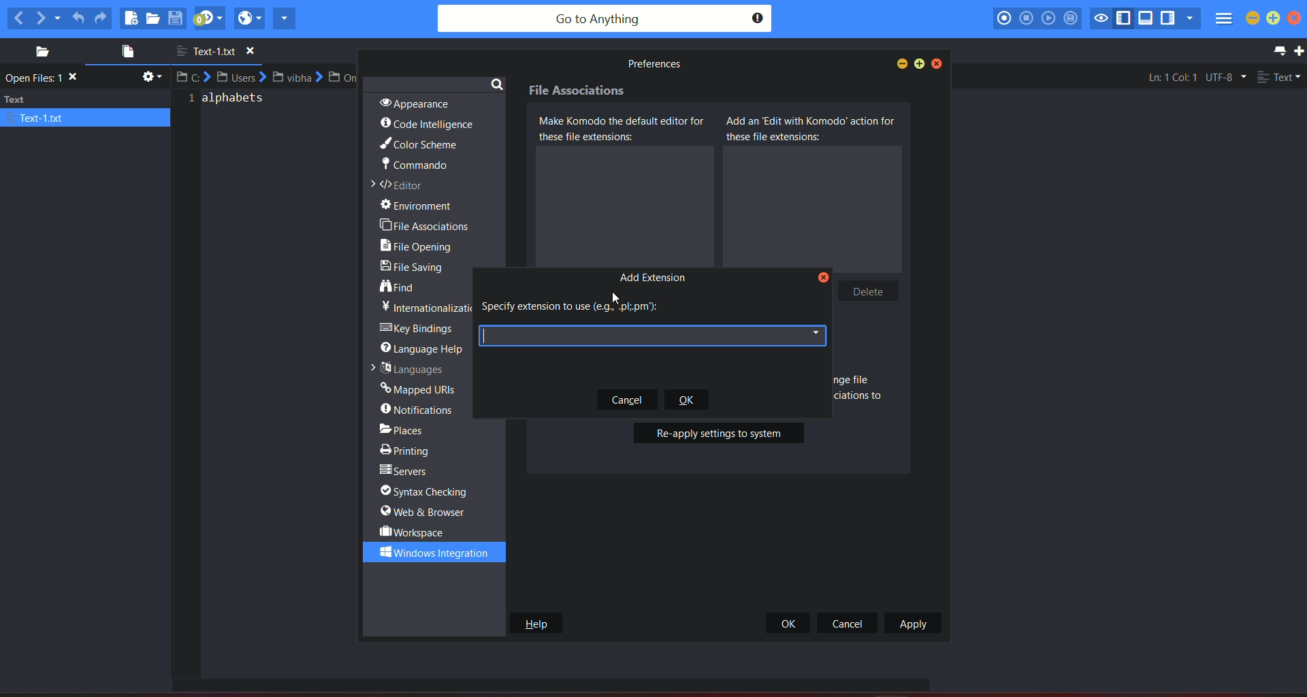  What do you see at coordinates (862, 391) in the screenshot?
I see `Text` at bounding box center [862, 391].